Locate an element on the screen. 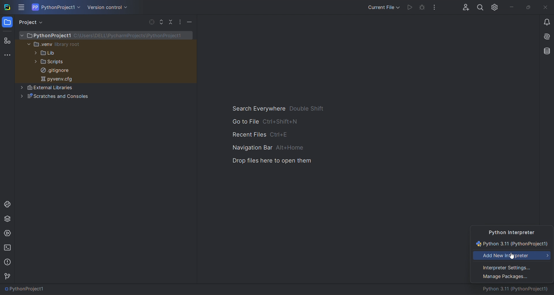 The image size is (554, 295). current project is located at coordinates (57, 7).